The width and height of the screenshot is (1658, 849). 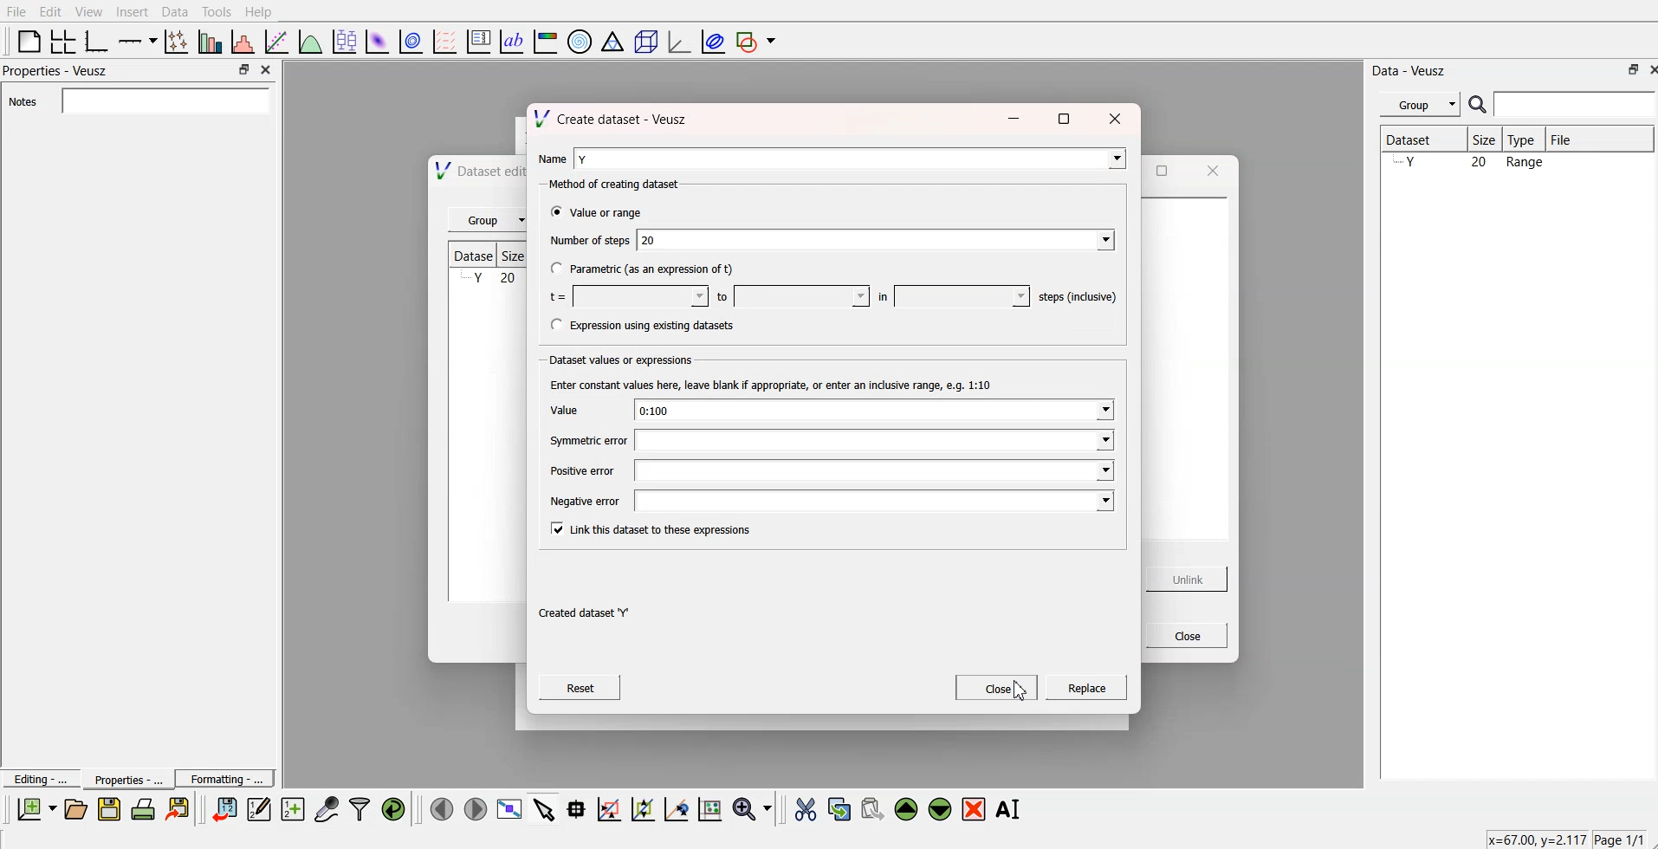 I want to click on File, so click(x=16, y=12).